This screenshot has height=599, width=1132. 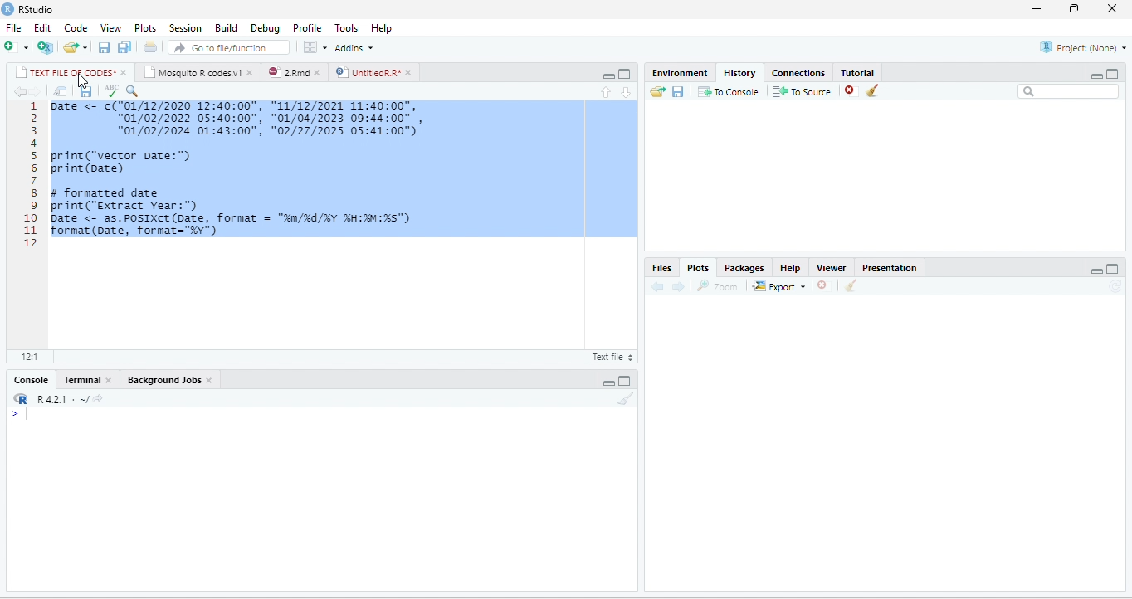 What do you see at coordinates (149, 46) in the screenshot?
I see `print` at bounding box center [149, 46].